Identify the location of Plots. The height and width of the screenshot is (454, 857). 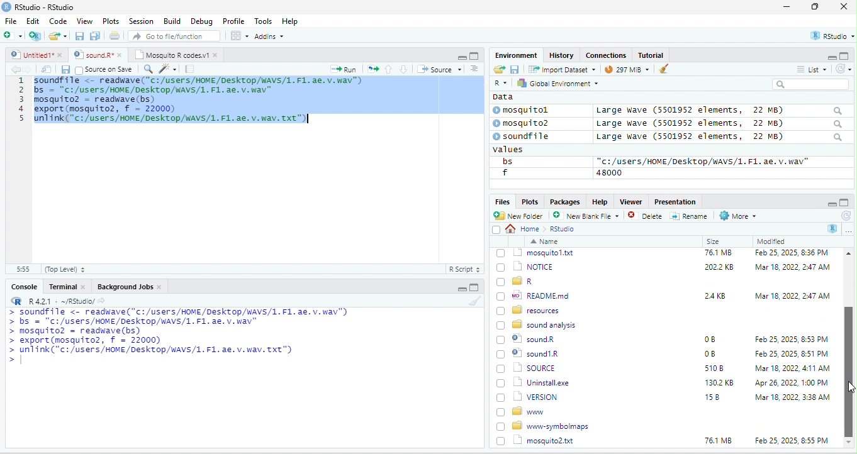
(111, 21).